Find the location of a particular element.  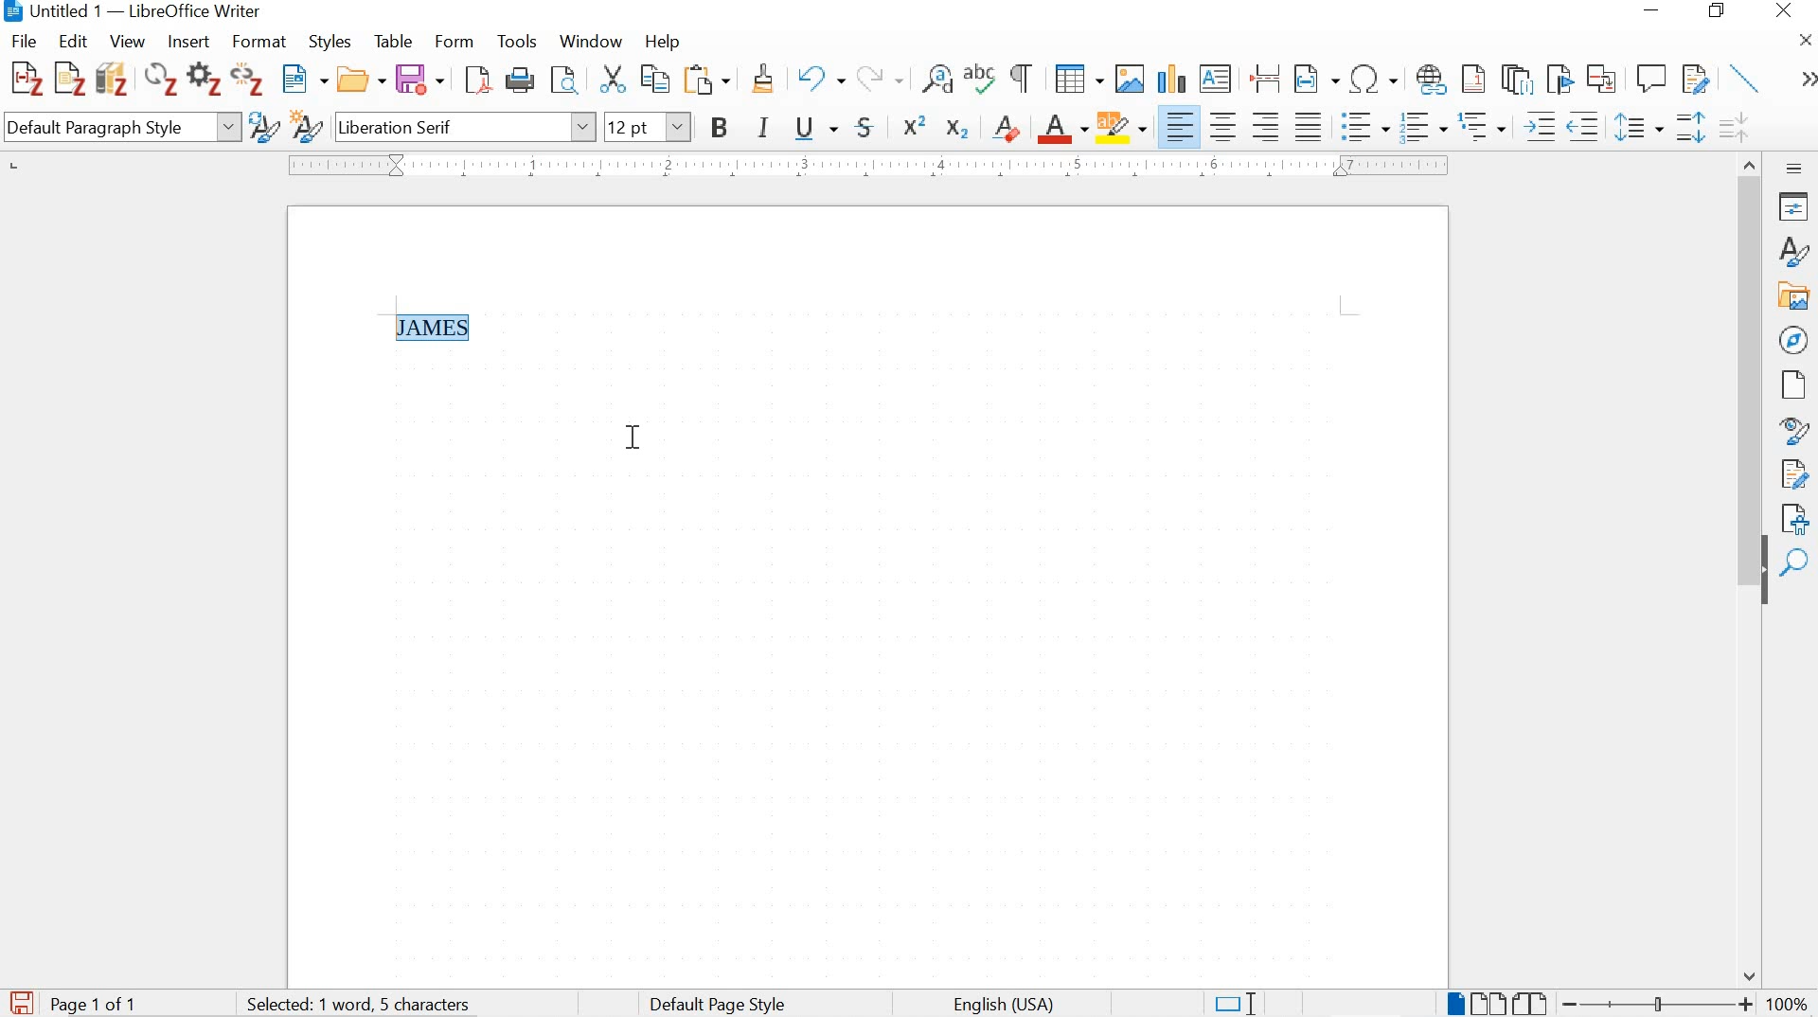

insert comment is located at coordinates (1651, 79).